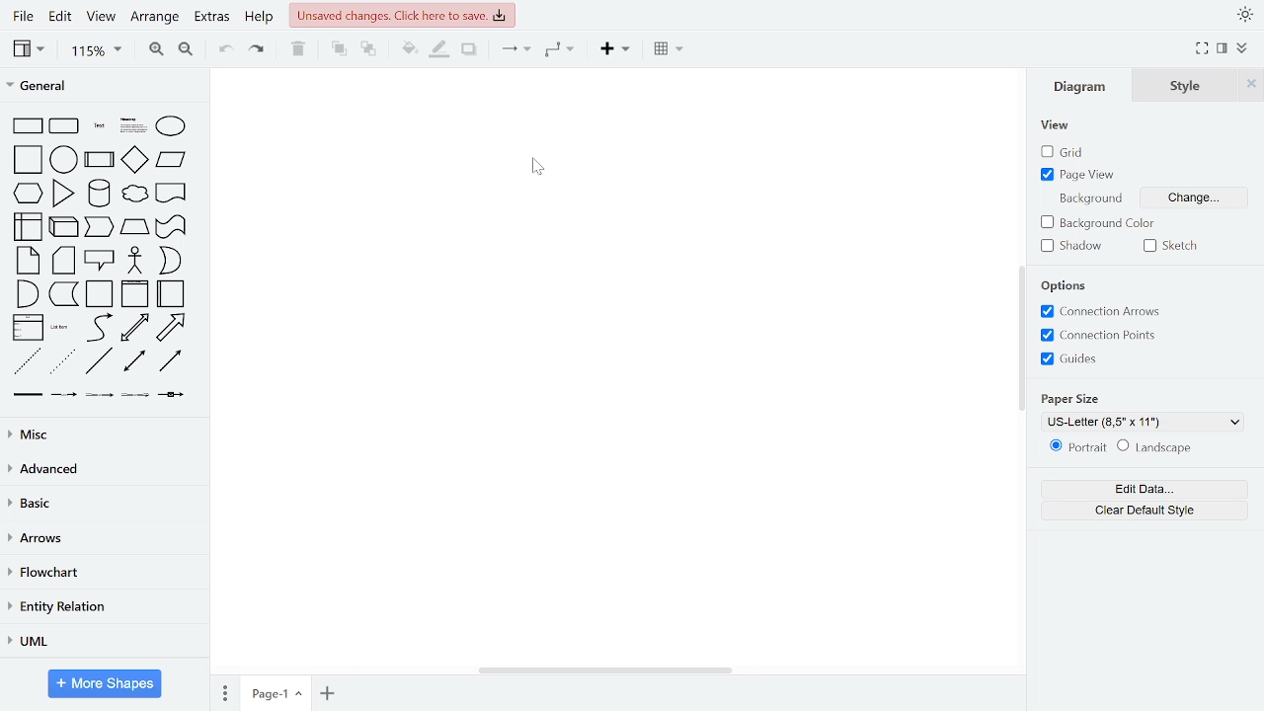 The height and width of the screenshot is (711, 1264). Describe the element at coordinates (610, 365) in the screenshot. I see `grid visibility removed` at that location.